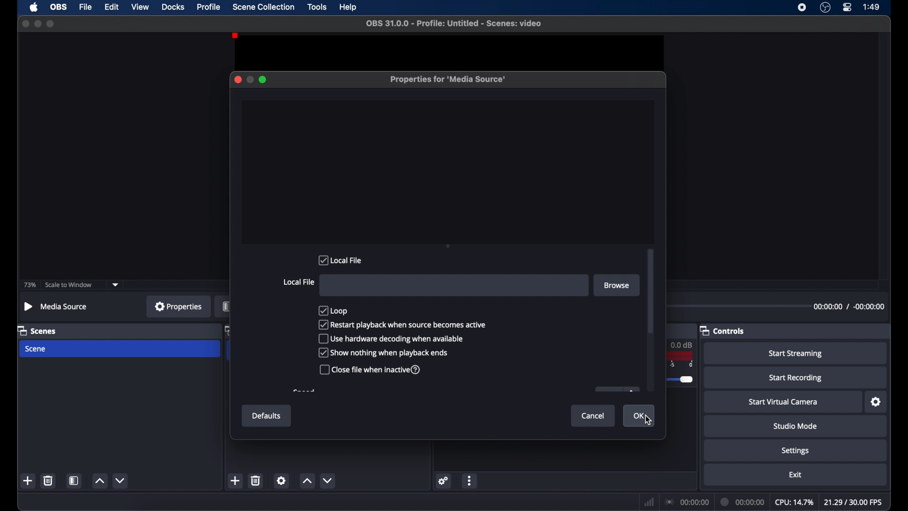  Describe the element at coordinates (250, 79) in the screenshot. I see `minimize` at that location.